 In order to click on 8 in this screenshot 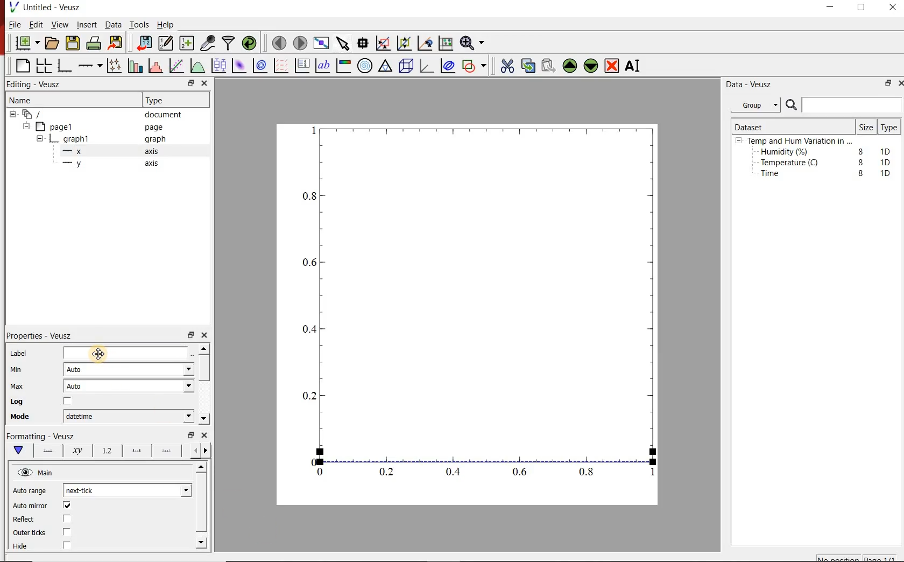, I will do `click(859, 161)`.